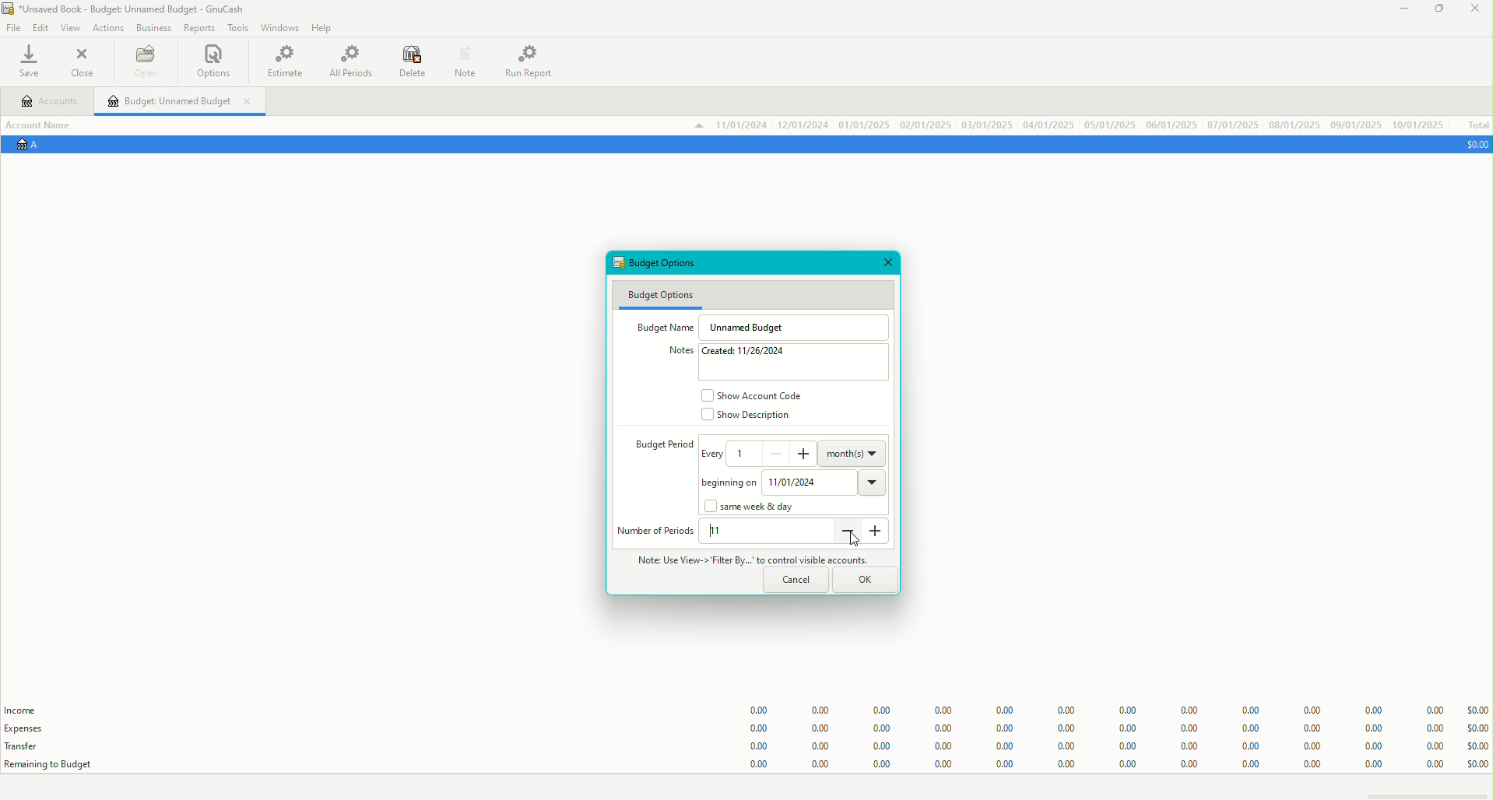 This screenshot has width=1493, height=800. I want to click on Run Report, so click(535, 60).